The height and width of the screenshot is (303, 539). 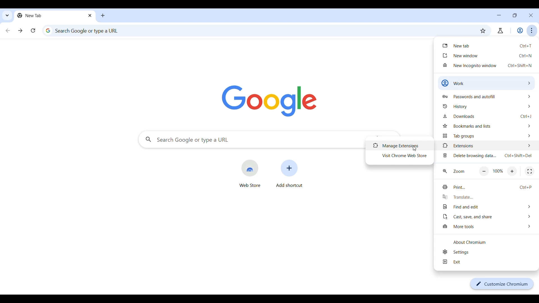 I want to click on Current/Default zoom factor of the page, so click(x=498, y=171).